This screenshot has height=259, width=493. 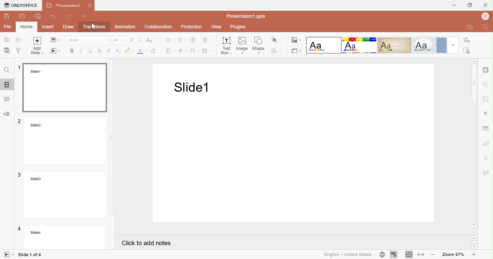 I want to click on Presentation slide, so click(x=296, y=144).